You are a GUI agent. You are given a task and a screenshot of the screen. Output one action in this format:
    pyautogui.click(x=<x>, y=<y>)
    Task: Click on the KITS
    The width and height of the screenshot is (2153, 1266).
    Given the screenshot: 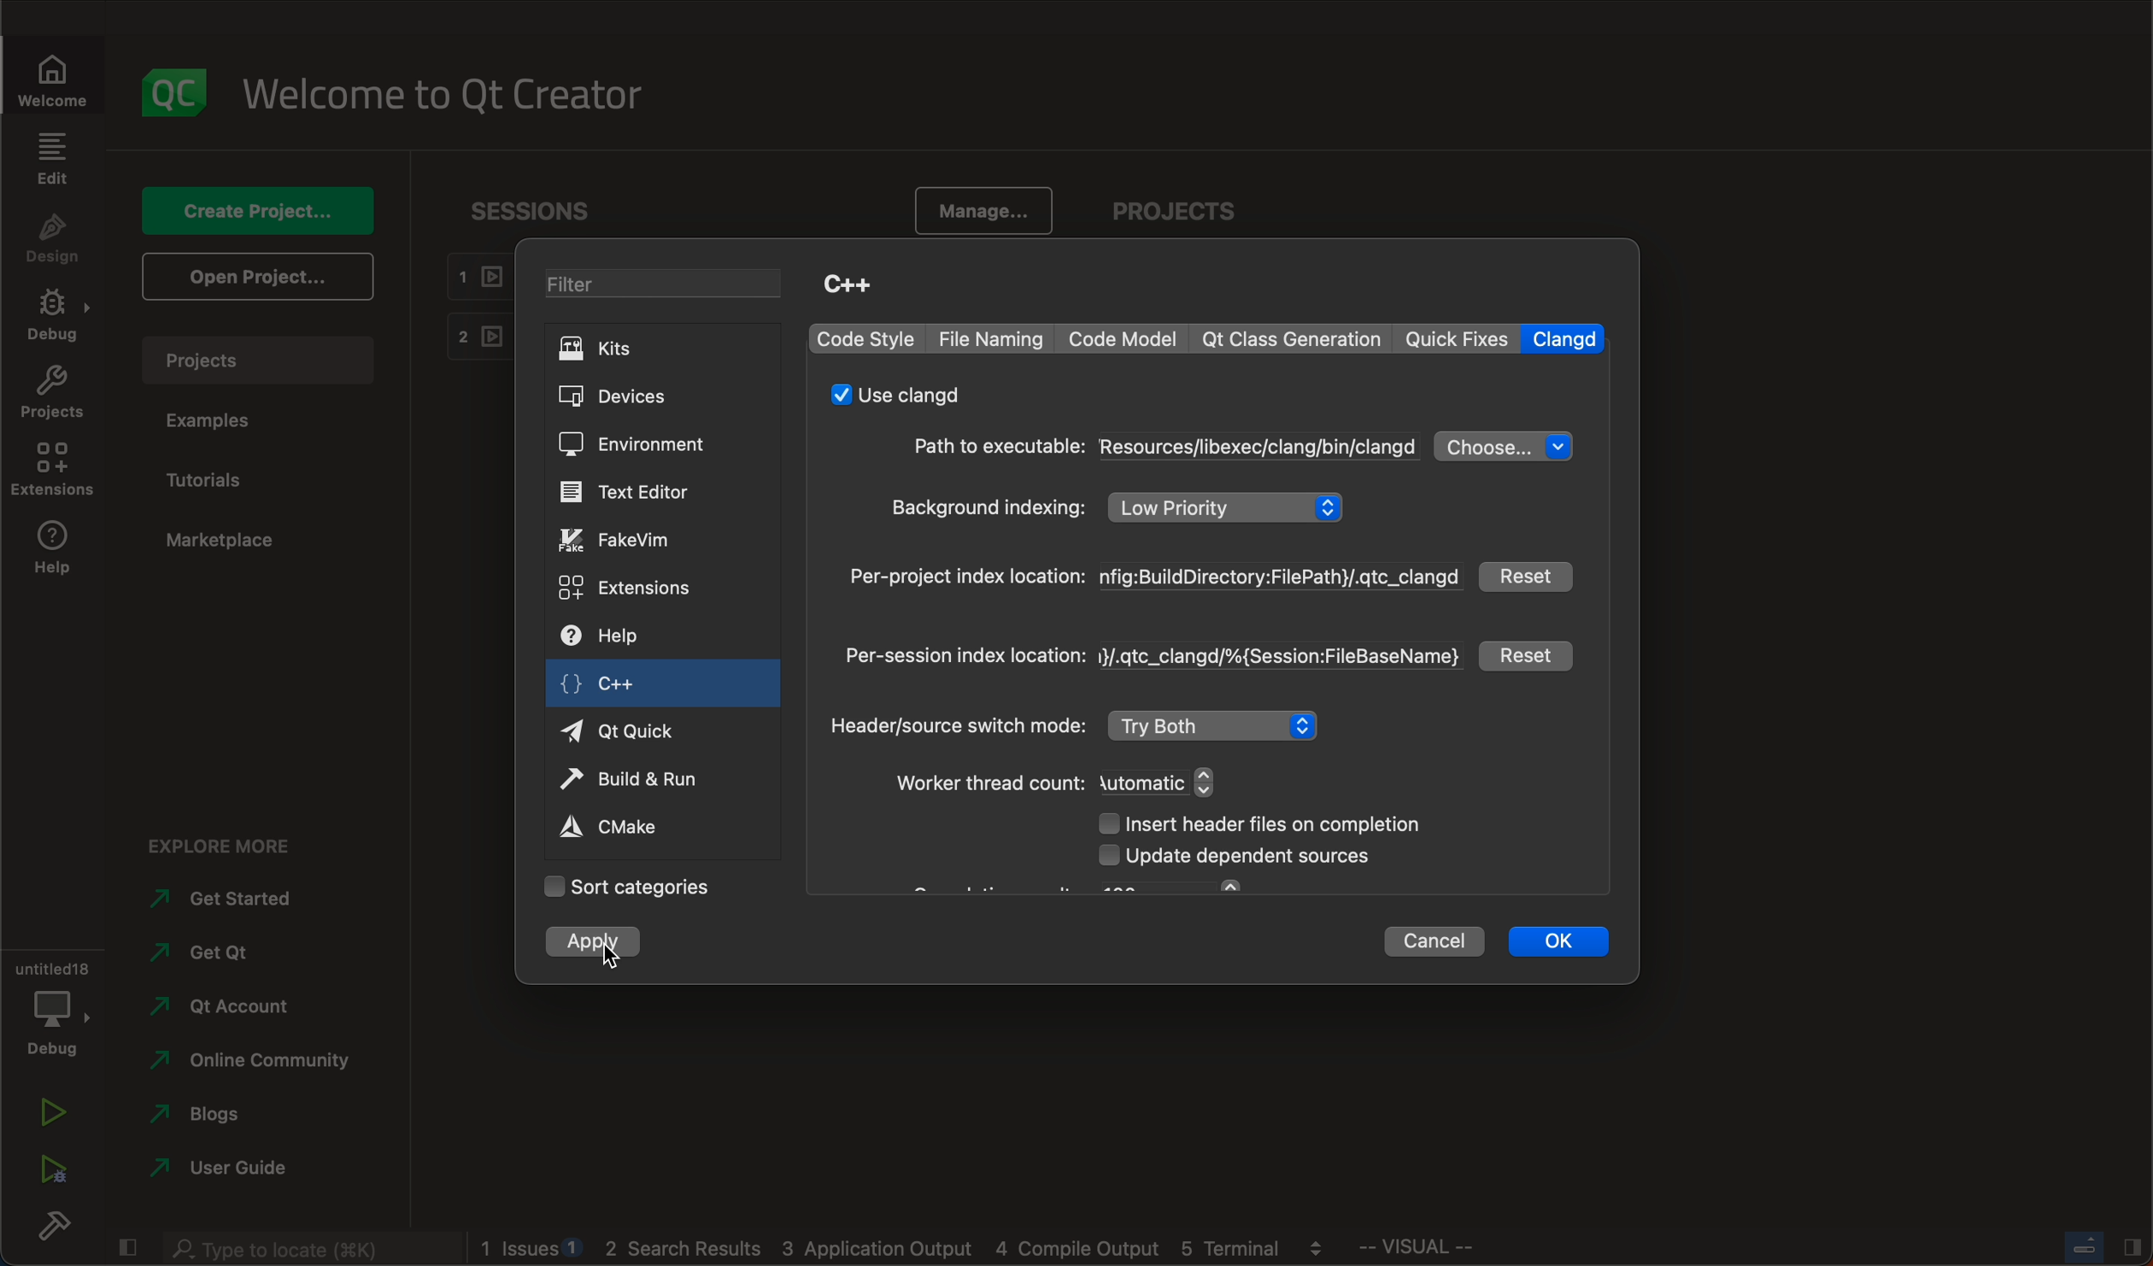 What is the action you would take?
    pyautogui.click(x=641, y=352)
    